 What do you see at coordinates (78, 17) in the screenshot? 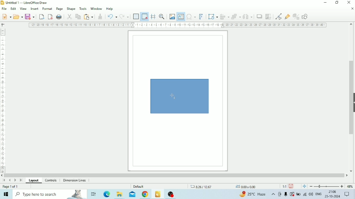
I see `Copy` at bounding box center [78, 17].